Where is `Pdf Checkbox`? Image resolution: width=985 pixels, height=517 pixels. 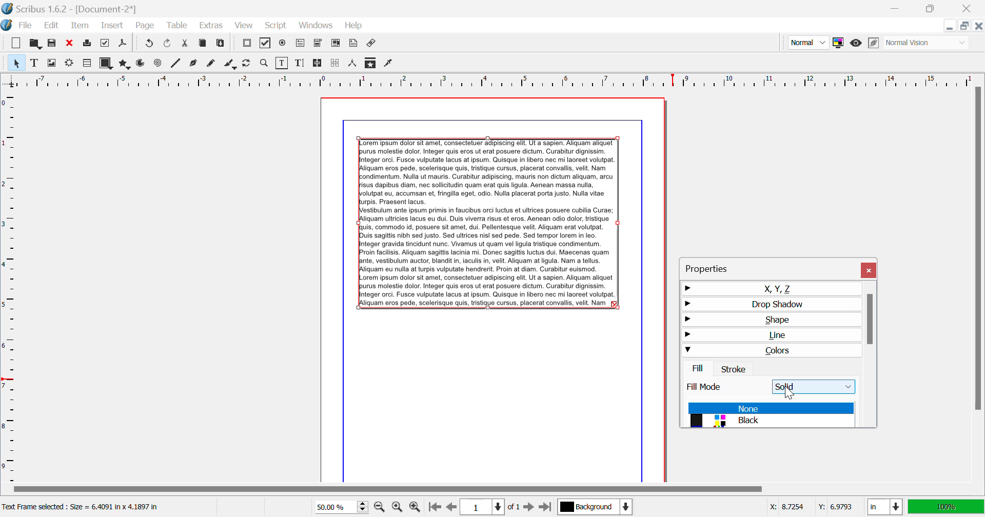 Pdf Checkbox is located at coordinates (266, 45).